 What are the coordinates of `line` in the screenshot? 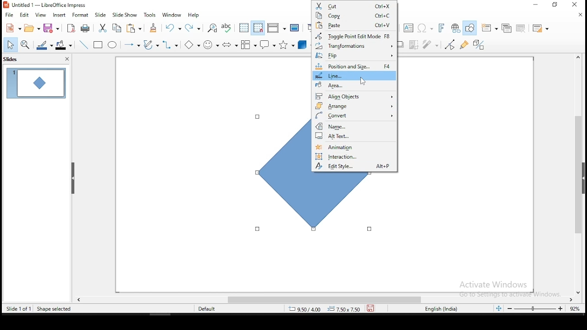 It's located at (84, 44).